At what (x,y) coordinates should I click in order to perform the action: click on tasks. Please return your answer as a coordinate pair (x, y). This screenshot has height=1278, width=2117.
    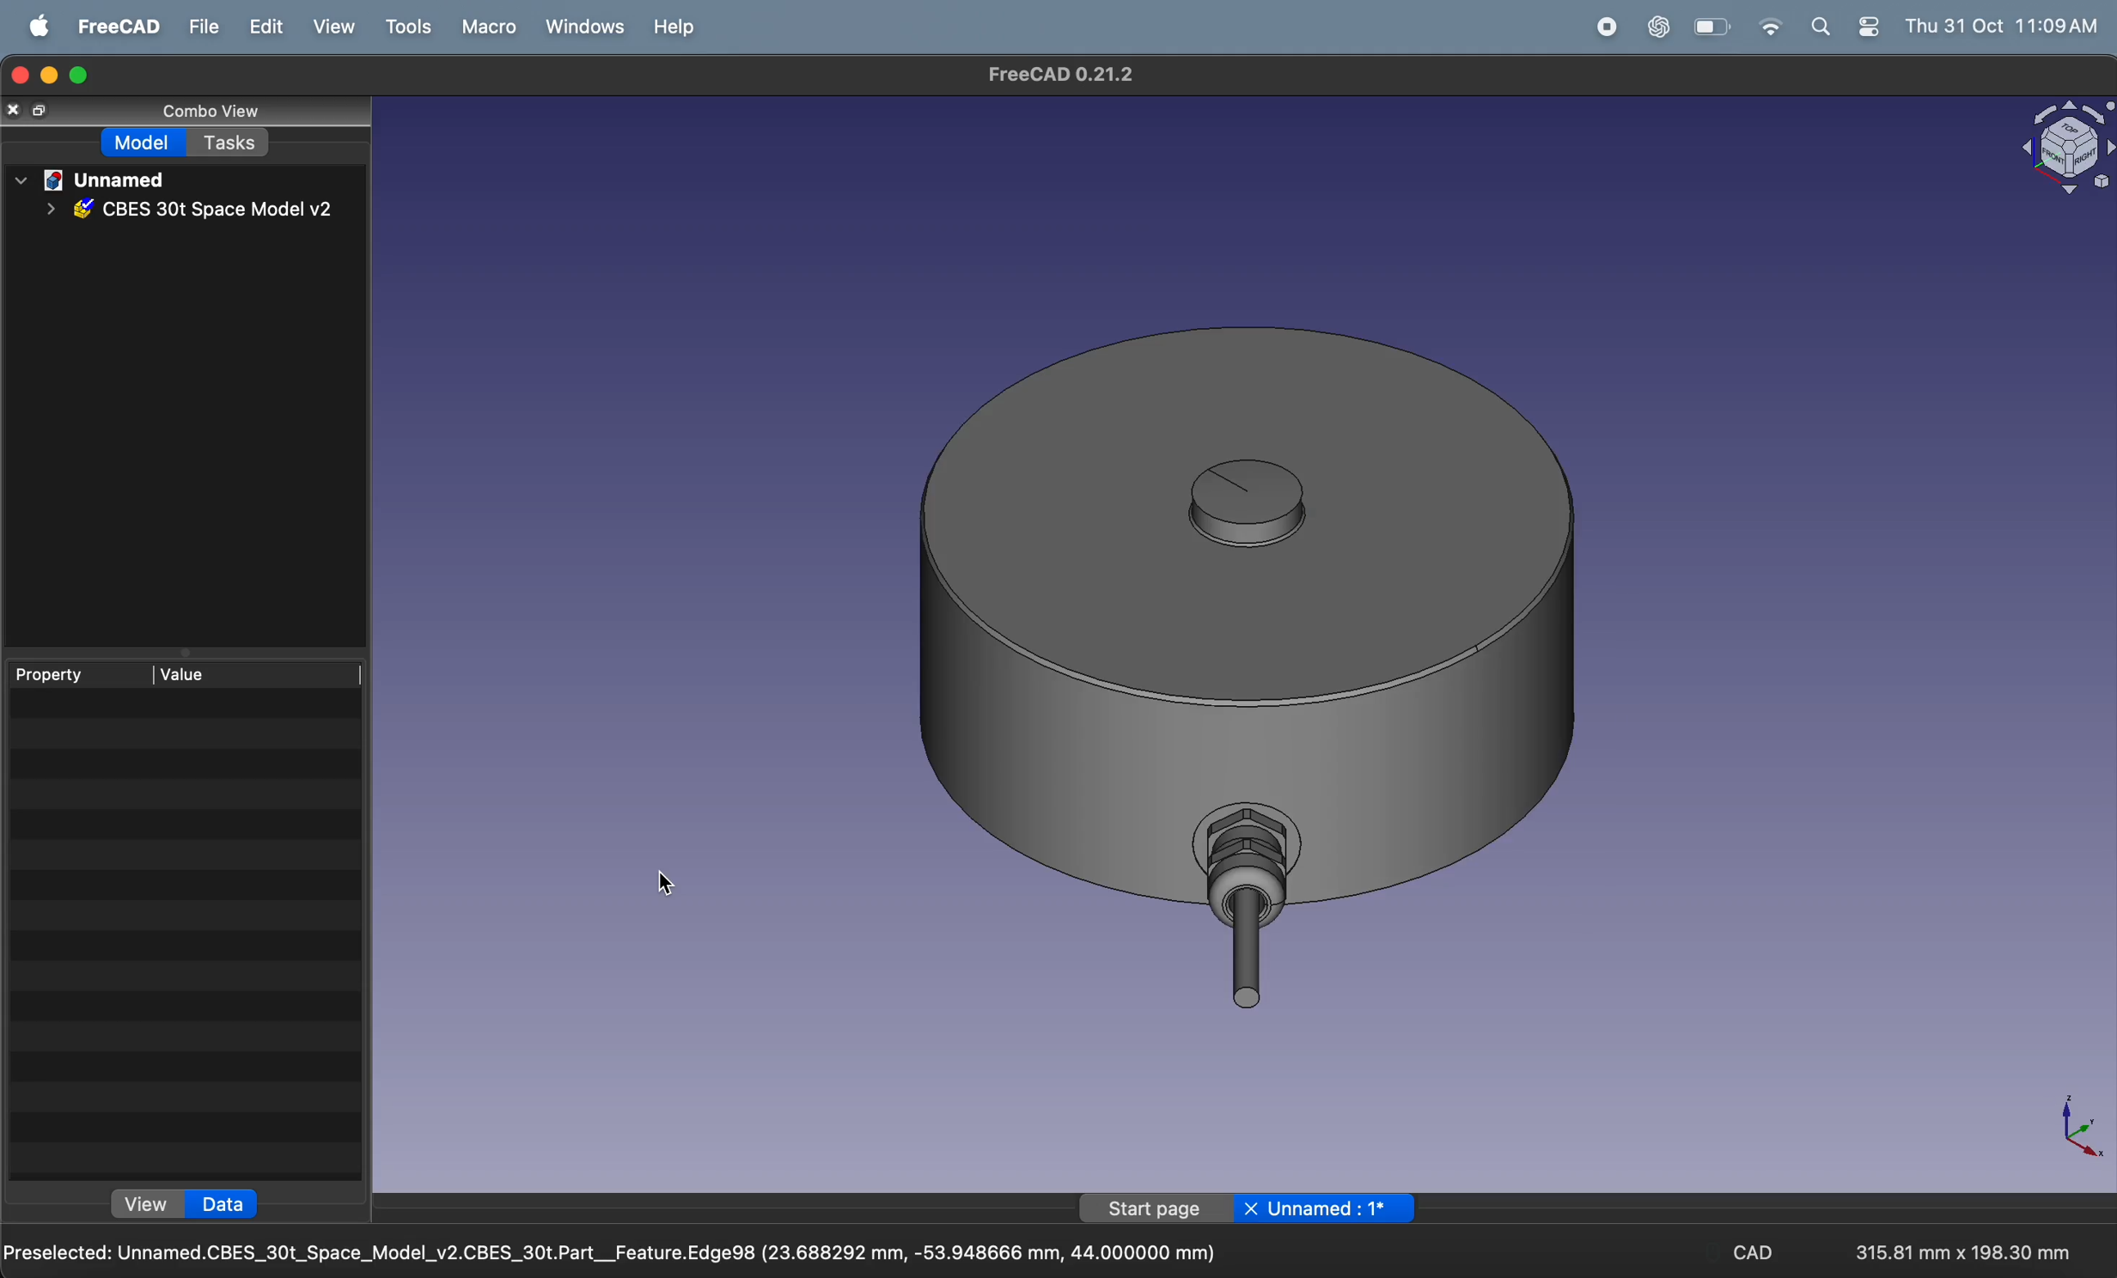
    Looking at the image, I should click on (232, 143).